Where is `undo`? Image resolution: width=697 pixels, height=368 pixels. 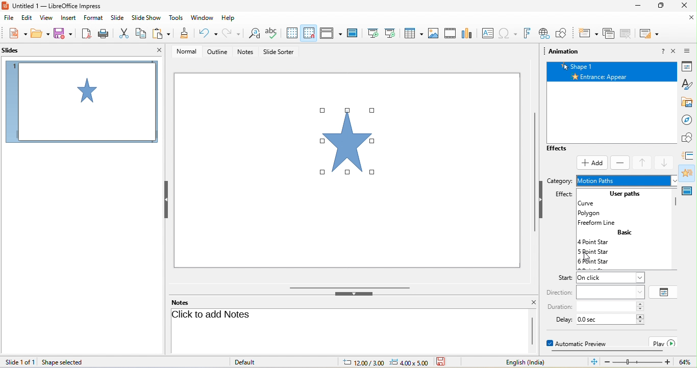
undo is located at coordinates (206, 33).